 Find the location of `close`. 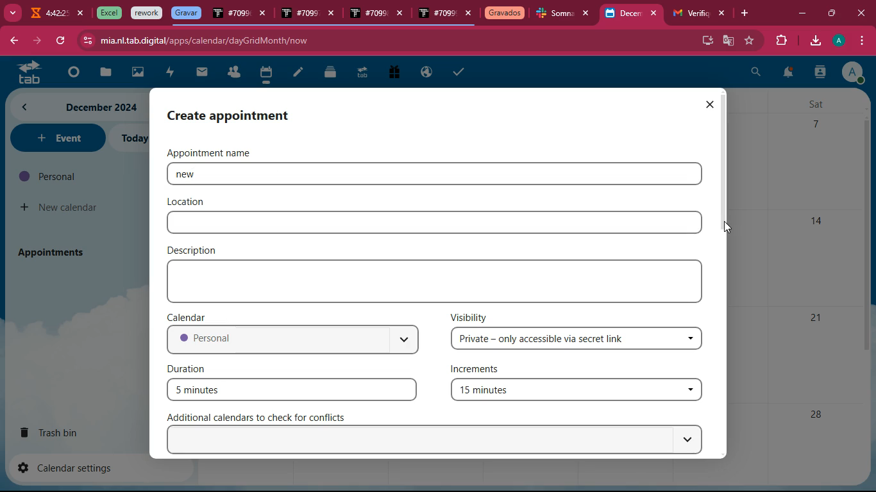

close is located at coordinates (657, 13).